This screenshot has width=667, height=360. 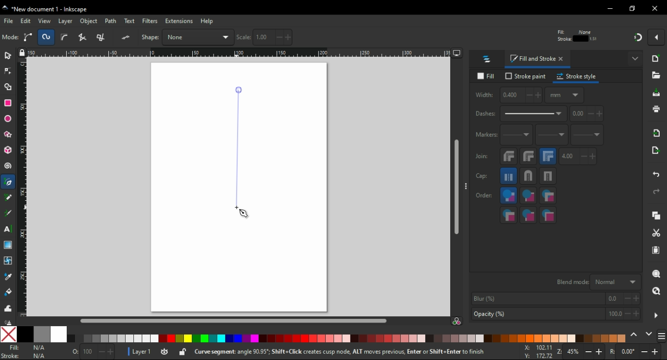 What do you see at coordinates (65, 37) in the screenshot?
I see `toggle selection box to select all touched objects ` at bounding box center [65, 37].